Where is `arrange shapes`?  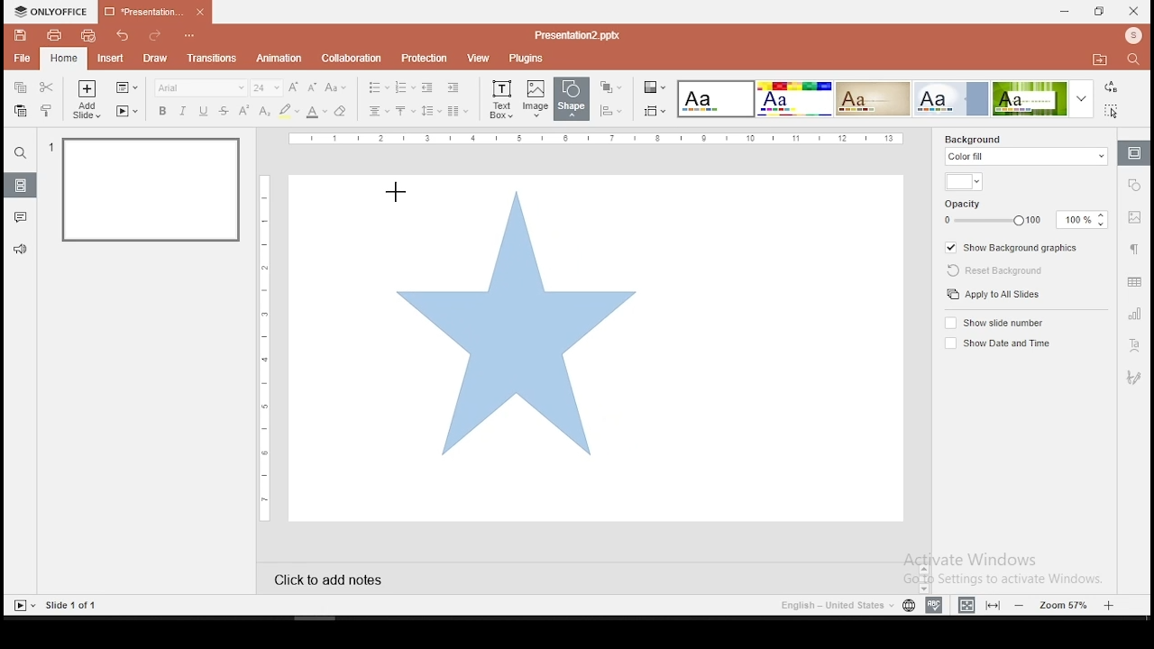 arrange shapes is located at coordinates (609, 87).